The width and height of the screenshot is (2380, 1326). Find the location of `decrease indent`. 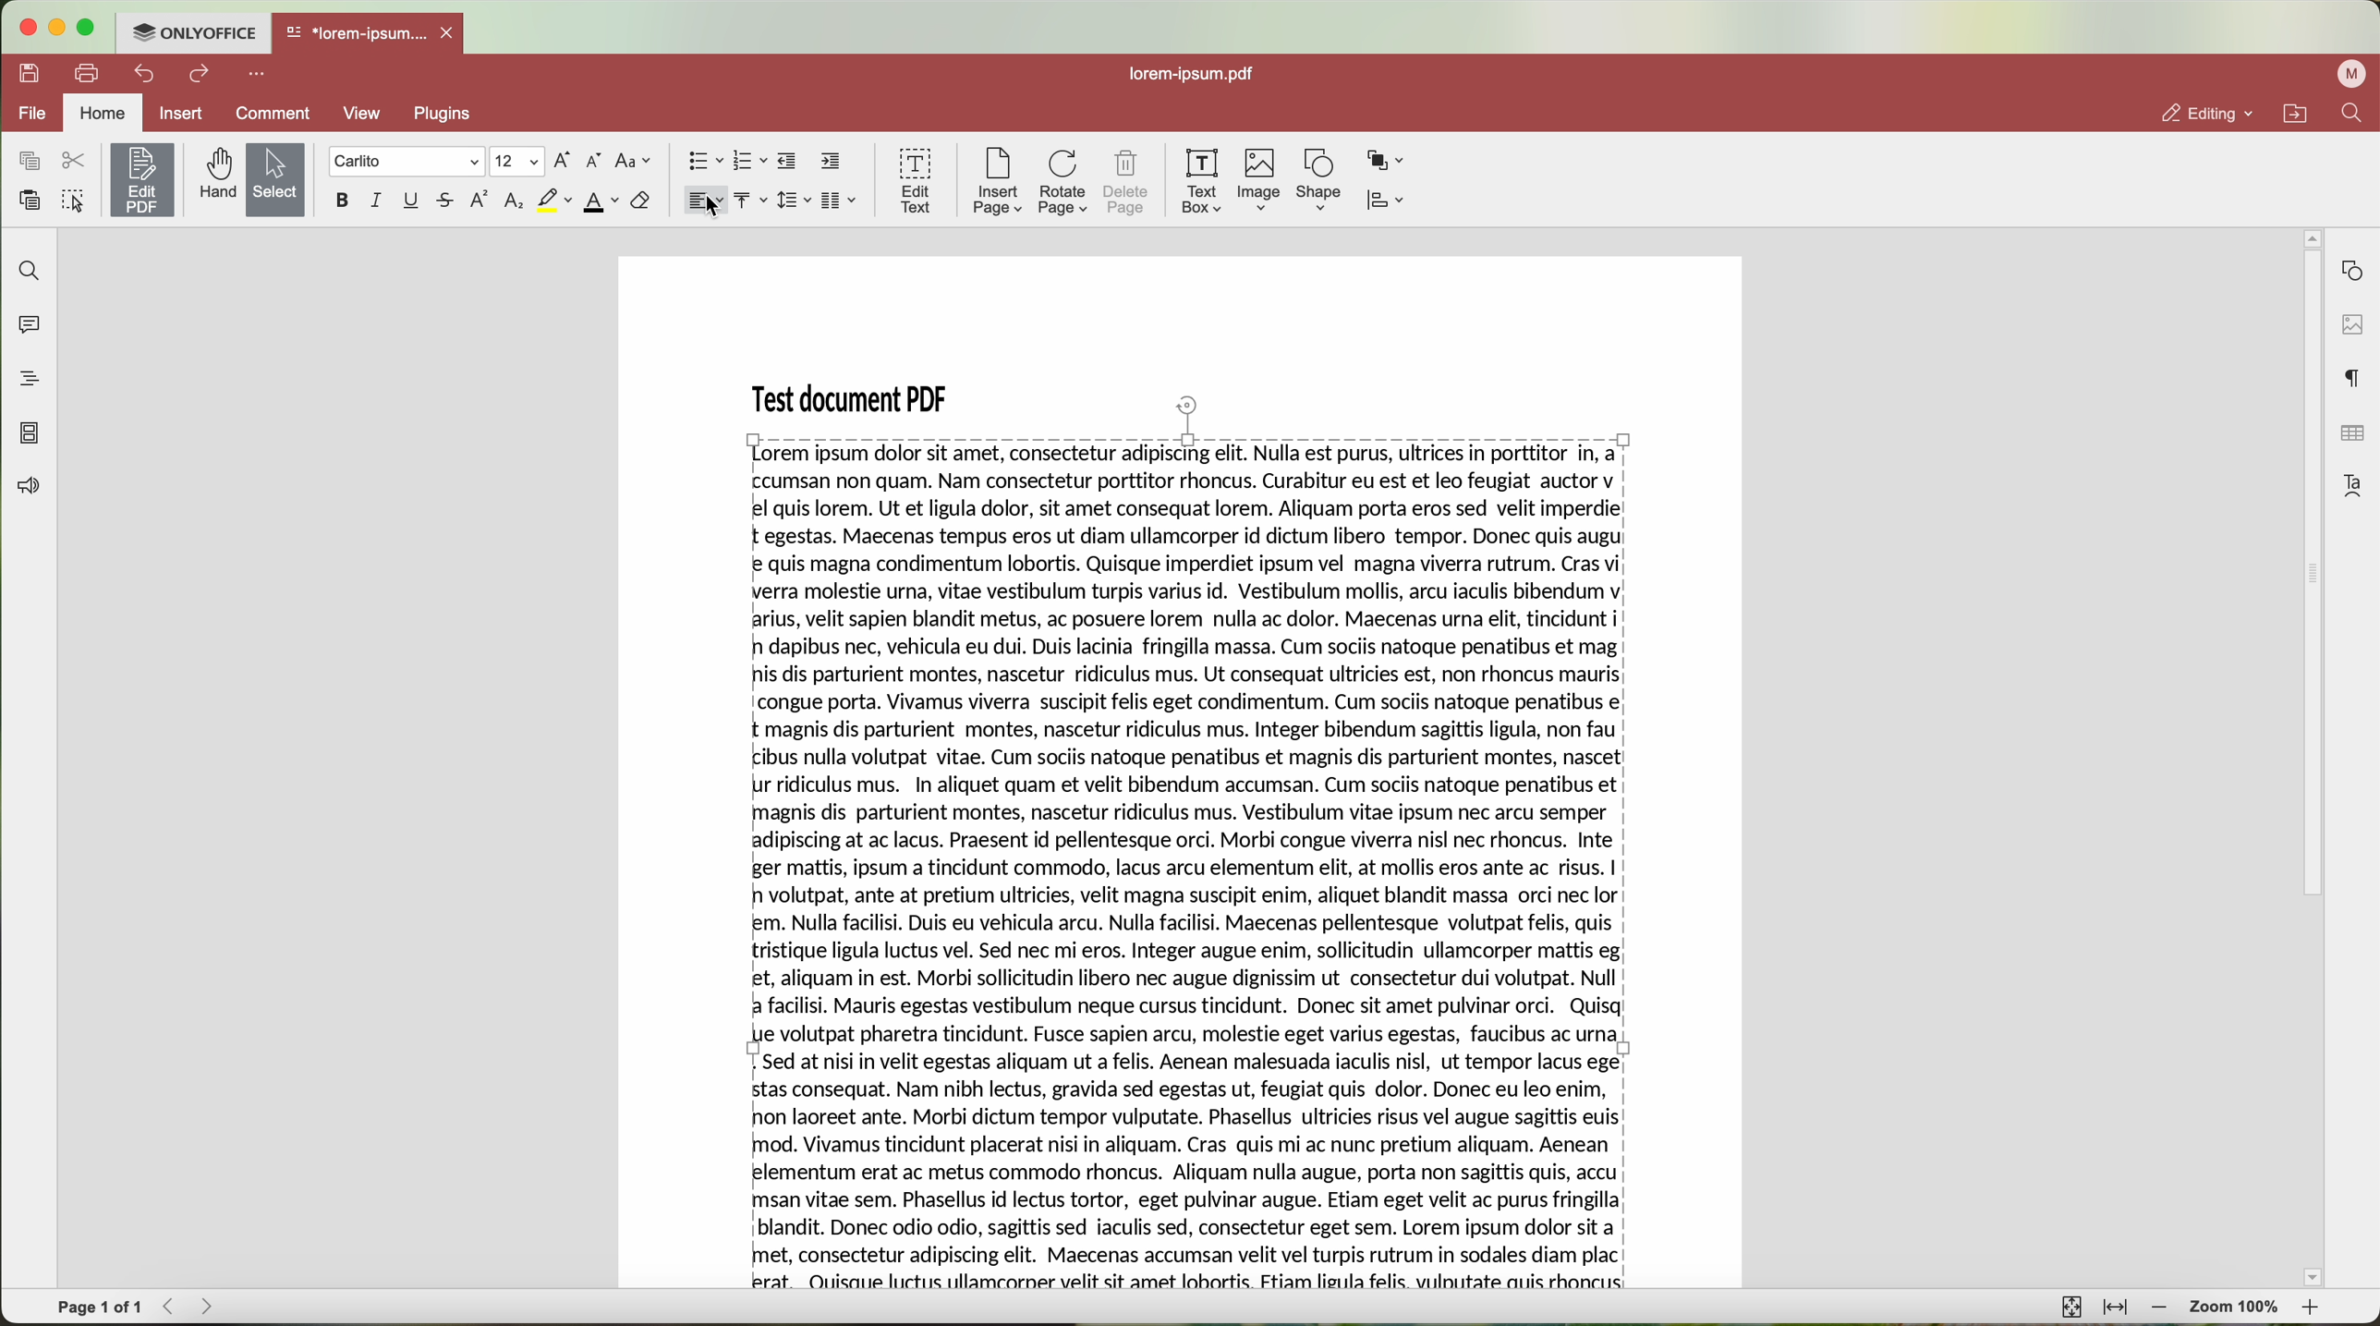

decrease indent is located at coordinates (787, 161).